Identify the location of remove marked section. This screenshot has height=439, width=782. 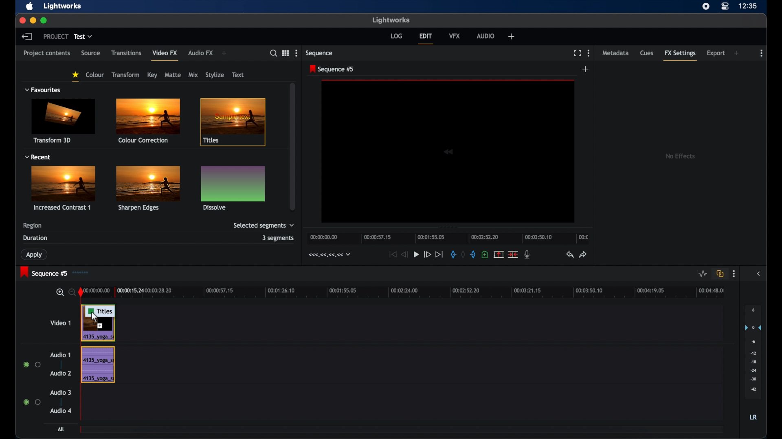
(499, 254).